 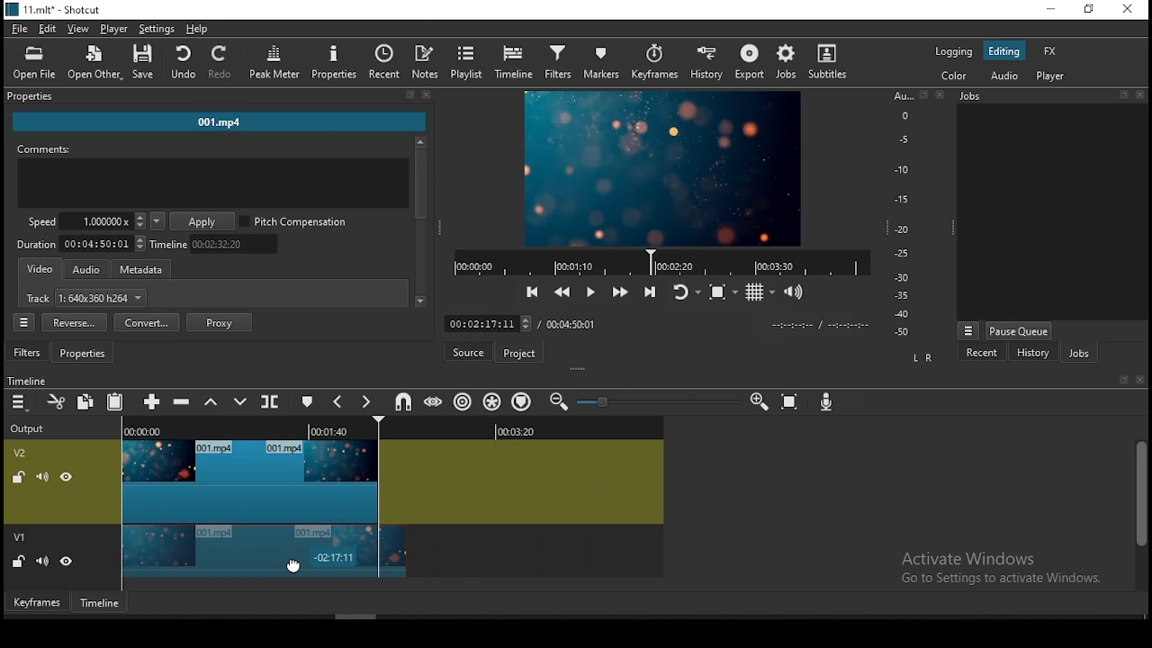 What do you see at coordinates (471, 352) in the screenshot?
I see `source` at bounding box center [471, 352].